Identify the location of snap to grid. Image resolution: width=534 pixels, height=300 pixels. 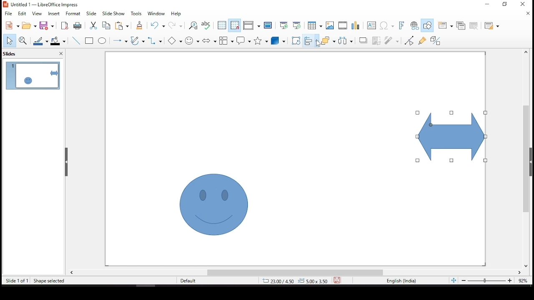
(235, 25).